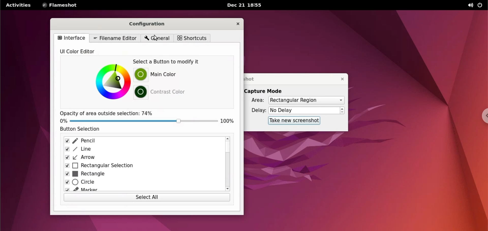  What do you see at coordinates (167, 75) in the screenshot?
I see `main color` at bounding box center [167, 75].